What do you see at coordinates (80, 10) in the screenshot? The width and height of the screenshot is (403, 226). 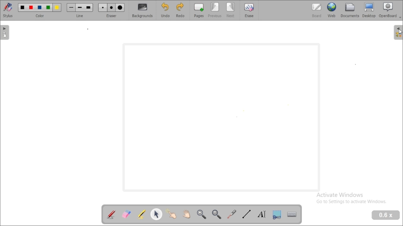 I see `line` at bounding box center [80, 10].